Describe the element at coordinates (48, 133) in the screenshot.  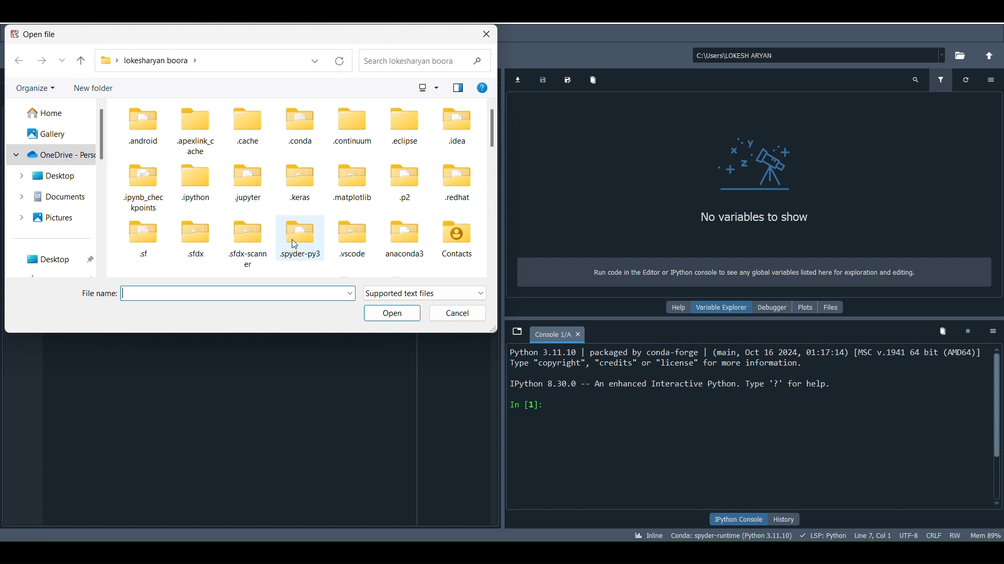
I see `Gallery` at that location.